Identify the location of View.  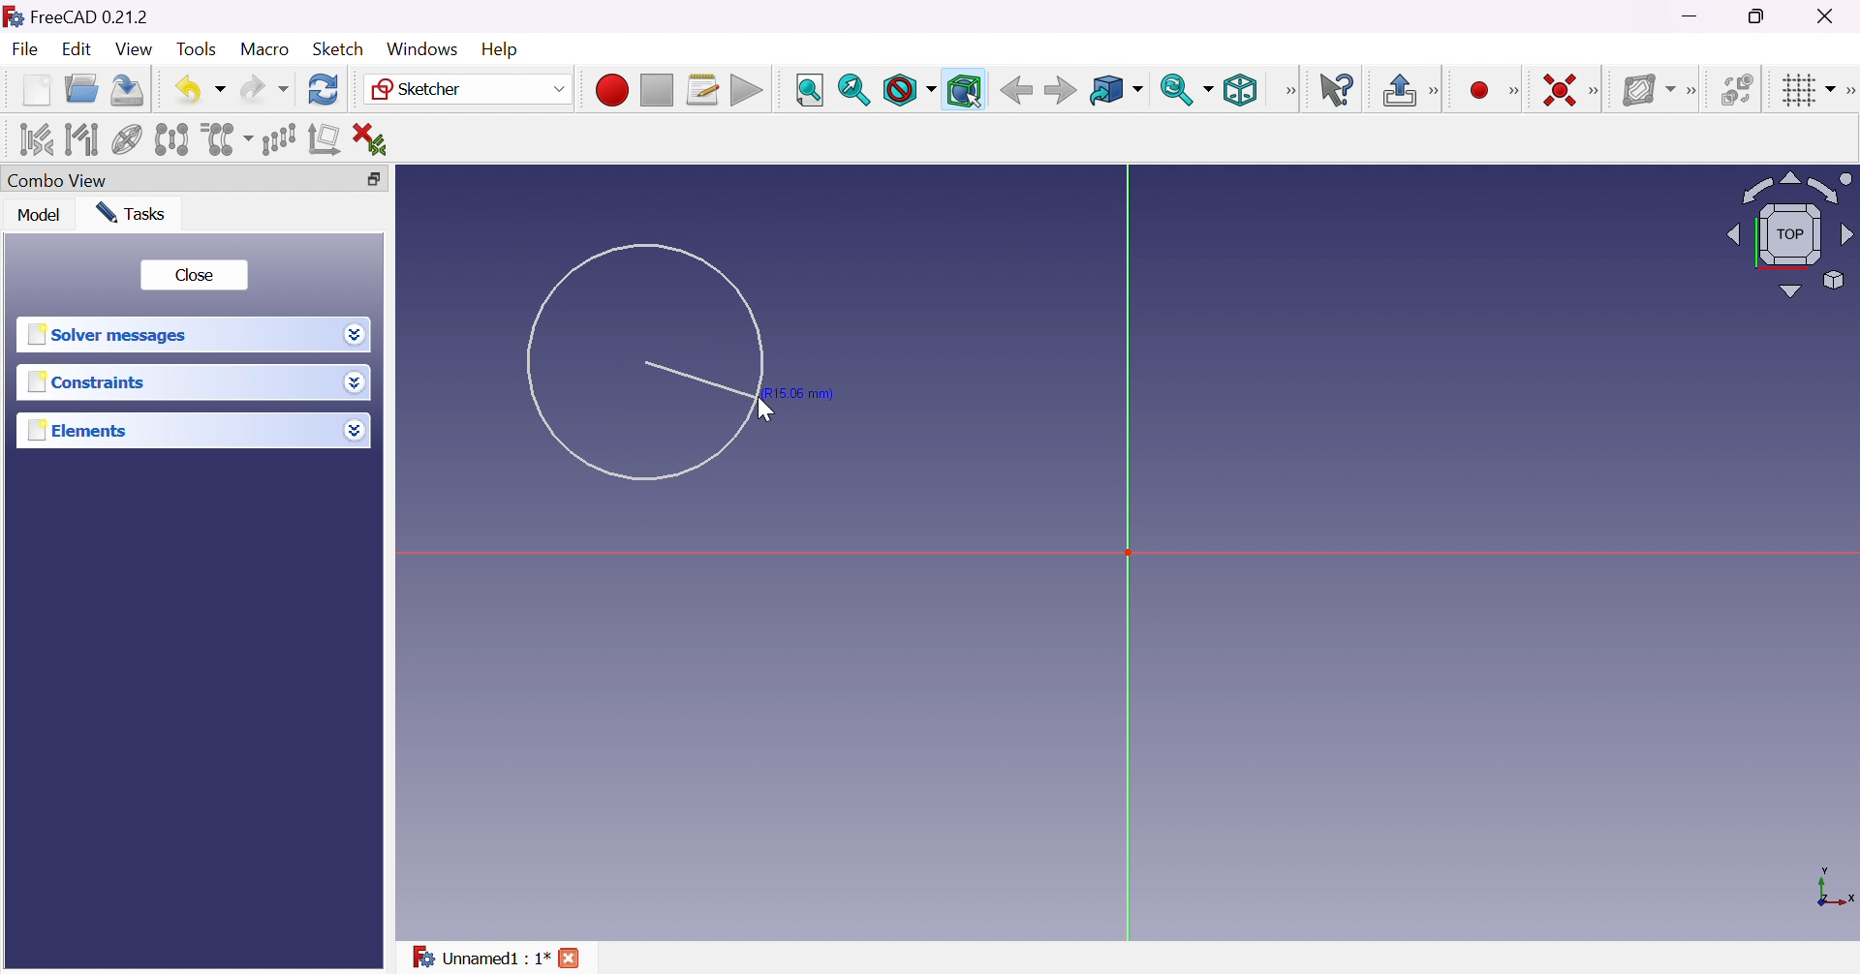
(136, 50).